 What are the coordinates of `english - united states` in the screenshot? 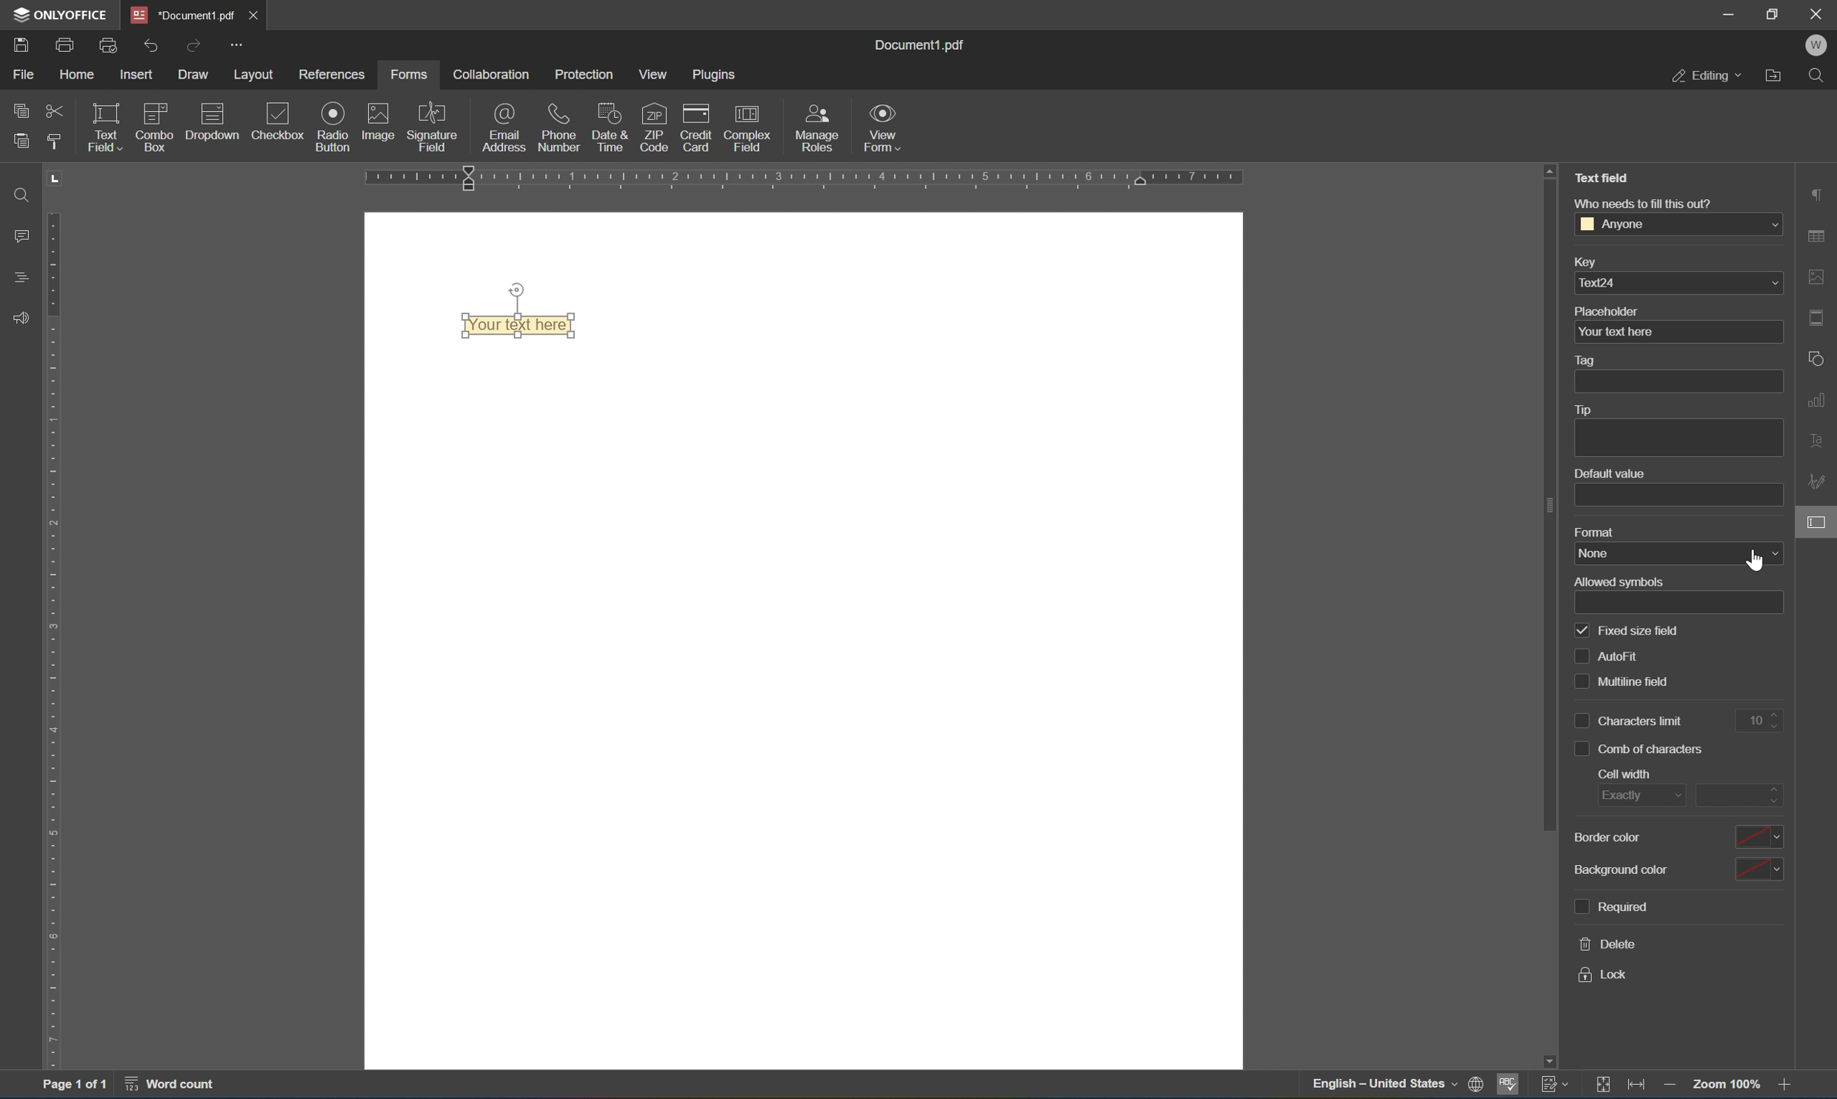 It's located at (1387, 1086).